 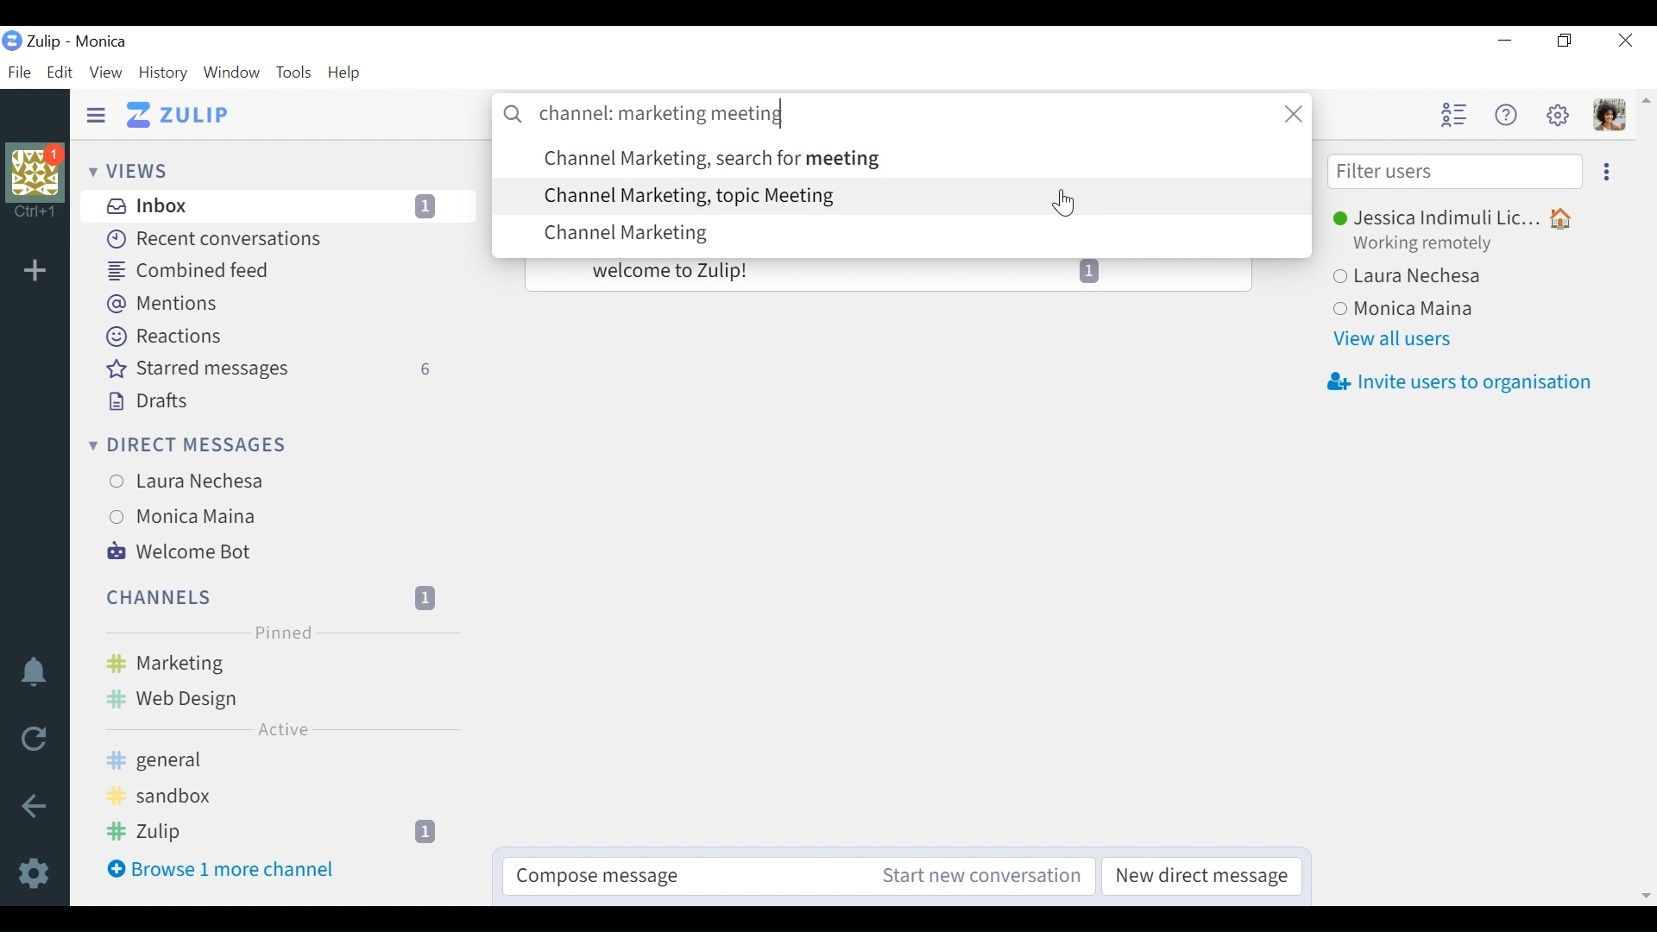 I want to click on Notifications, so click(x=34, y=676).